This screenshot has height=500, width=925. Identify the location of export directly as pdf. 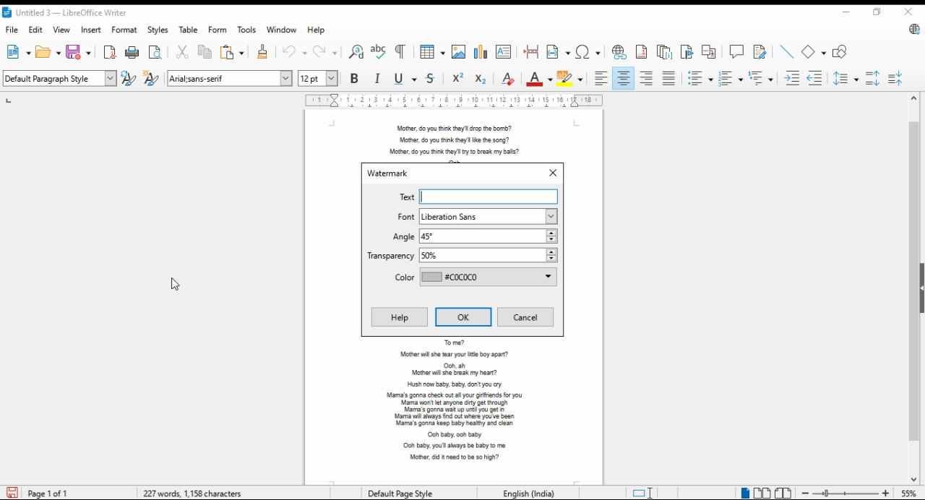
(109, 51).